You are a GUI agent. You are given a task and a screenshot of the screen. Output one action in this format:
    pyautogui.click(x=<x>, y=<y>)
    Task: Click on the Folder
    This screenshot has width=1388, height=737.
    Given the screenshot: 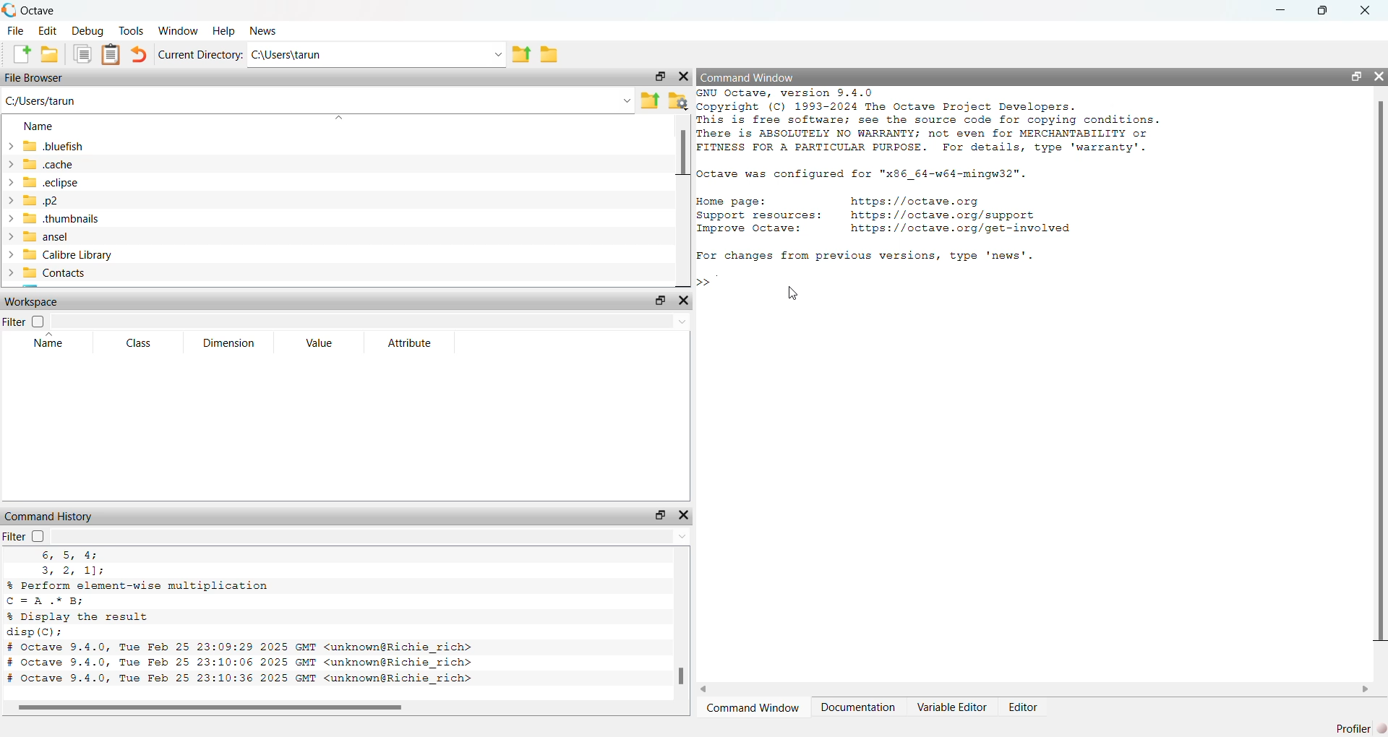 What is the action you would take?
    pyautogui.click(x=549, y=55)
    